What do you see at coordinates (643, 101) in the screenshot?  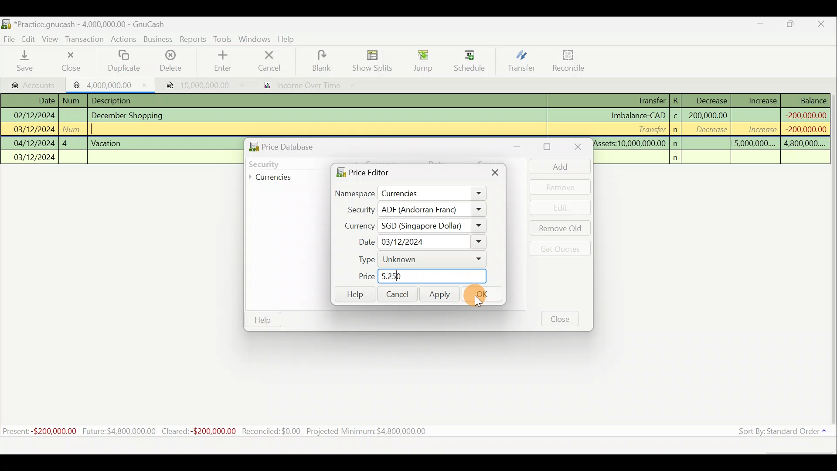 I see `Transfer` at bounding box center [643, 101].